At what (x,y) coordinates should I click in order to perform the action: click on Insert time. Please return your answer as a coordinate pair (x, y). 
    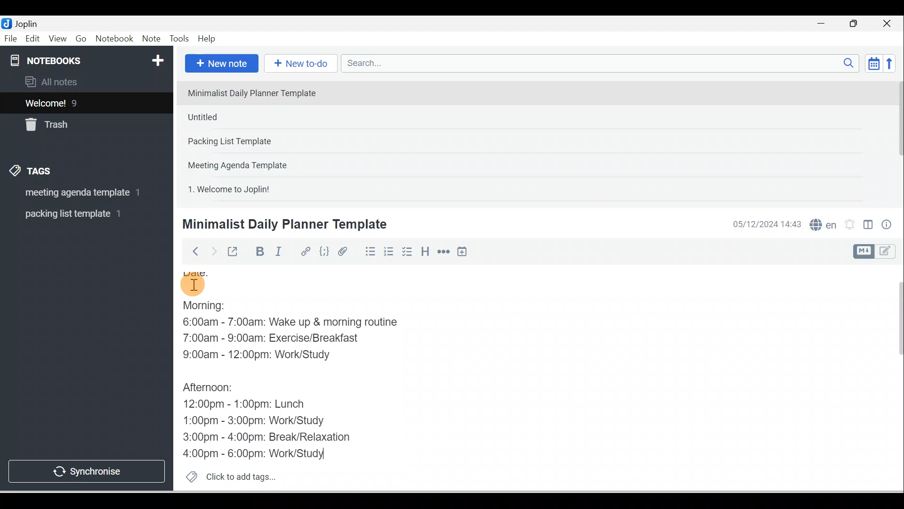
    Looking at the image, I should click on (462, 252).